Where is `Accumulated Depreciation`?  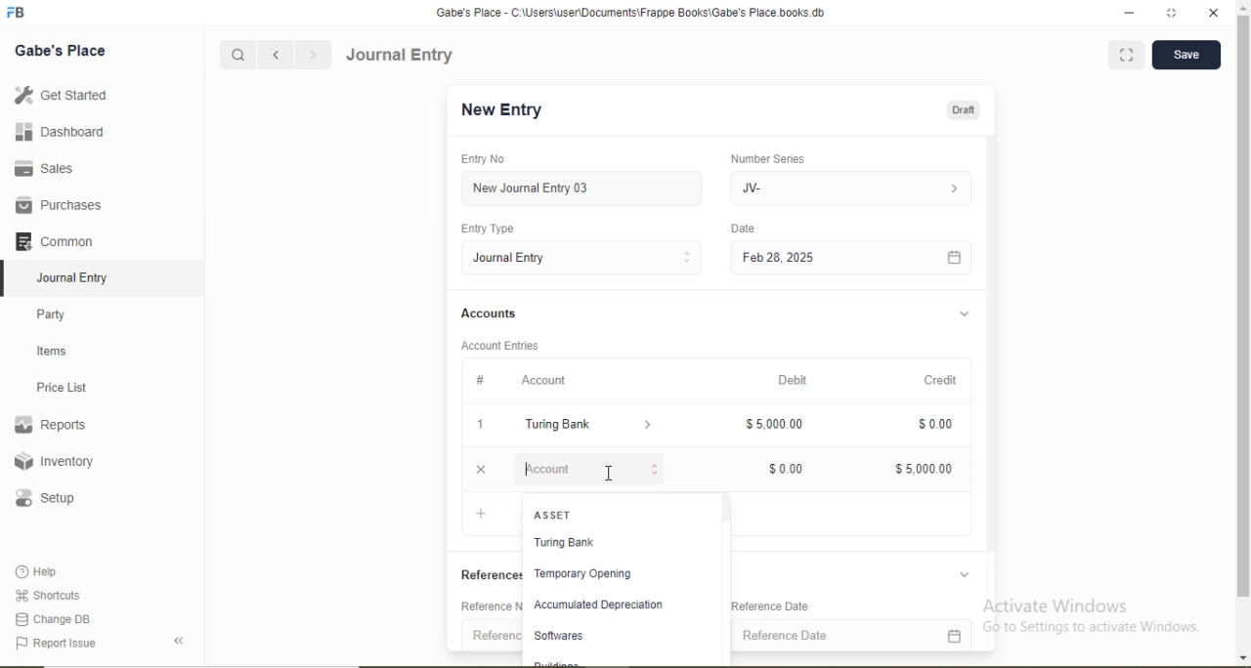
Accumulated Depreciation is located at coordinates (599, 606).